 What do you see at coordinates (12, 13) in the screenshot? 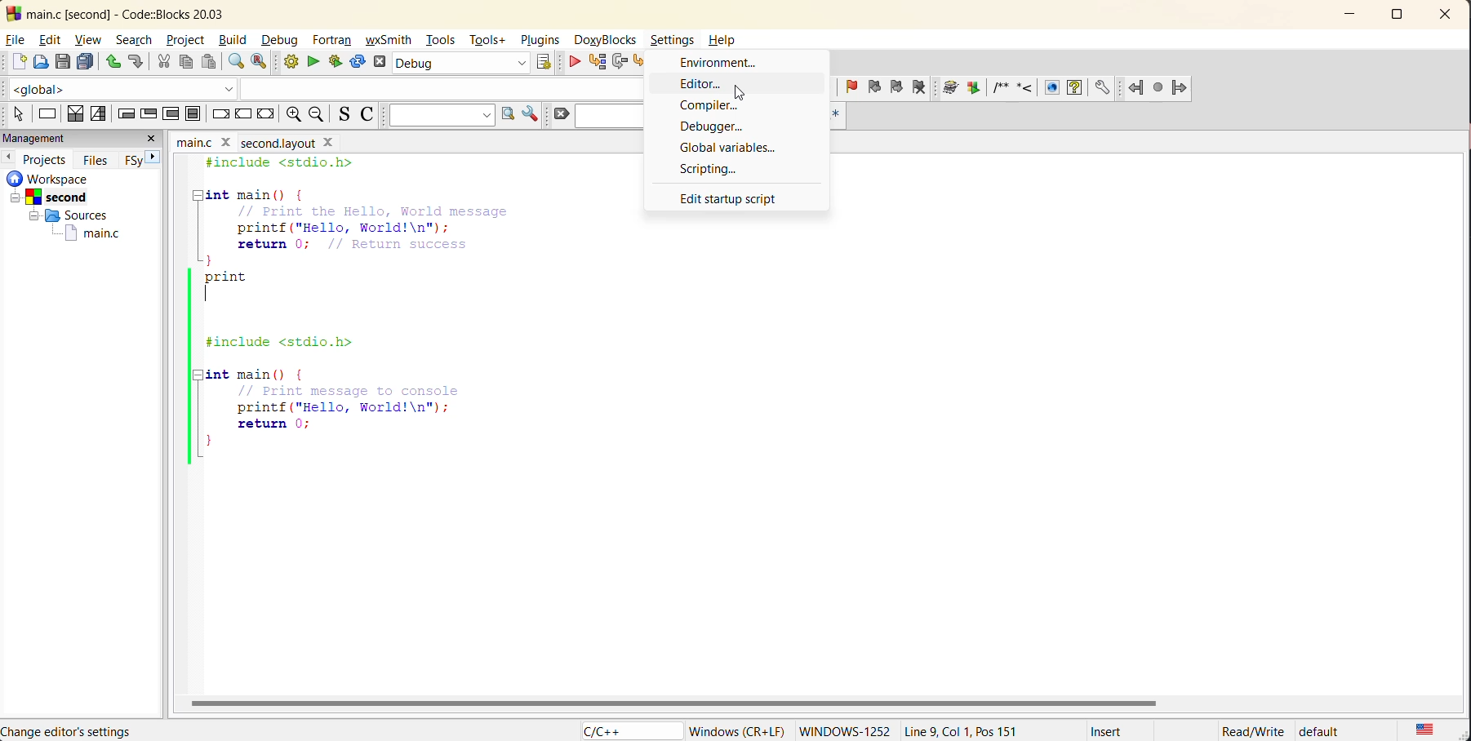
I see `Codeblock logo` at bounding box center [12, 13].